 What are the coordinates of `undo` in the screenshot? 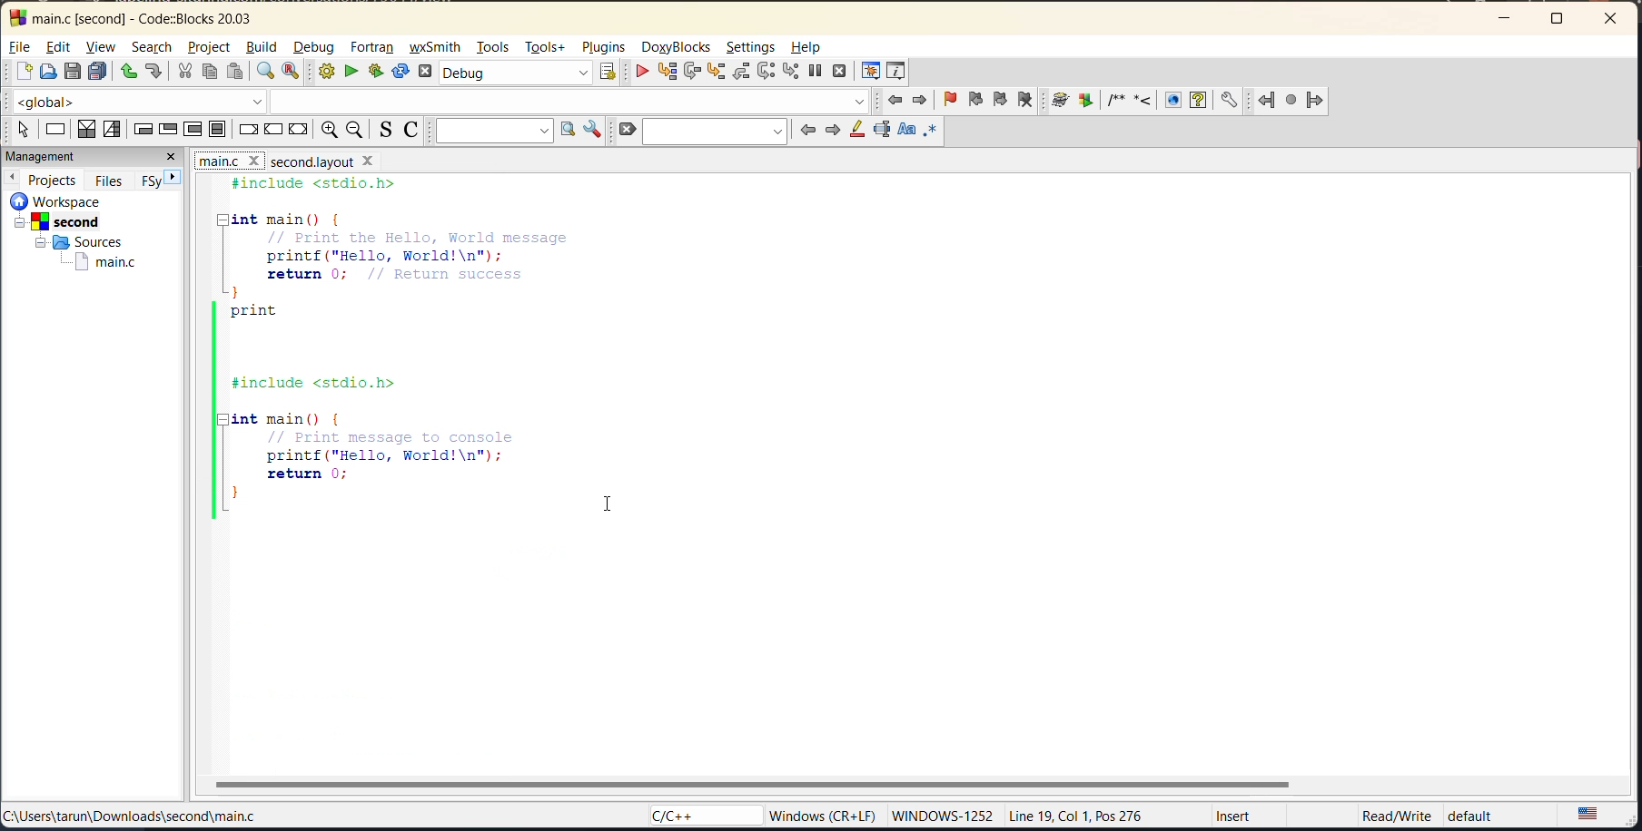 It's located at (125, 72).